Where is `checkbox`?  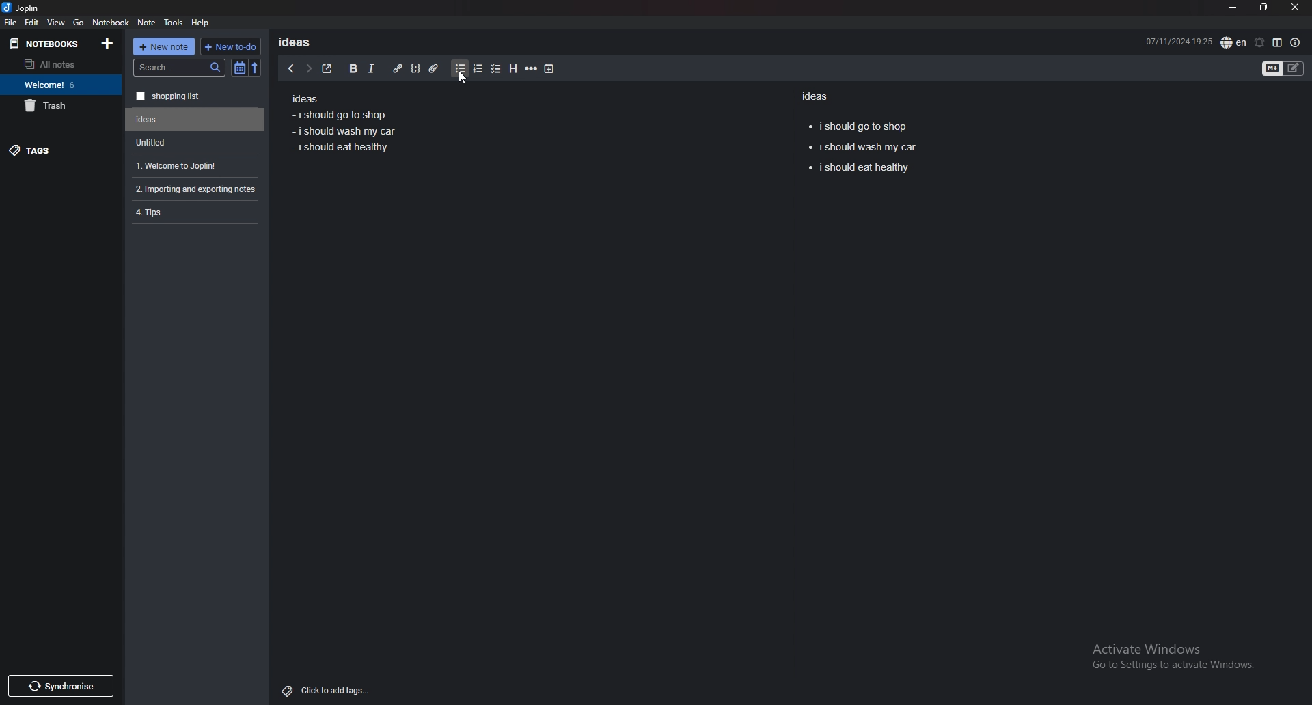
checkbox is located at coordinates (496, 70).